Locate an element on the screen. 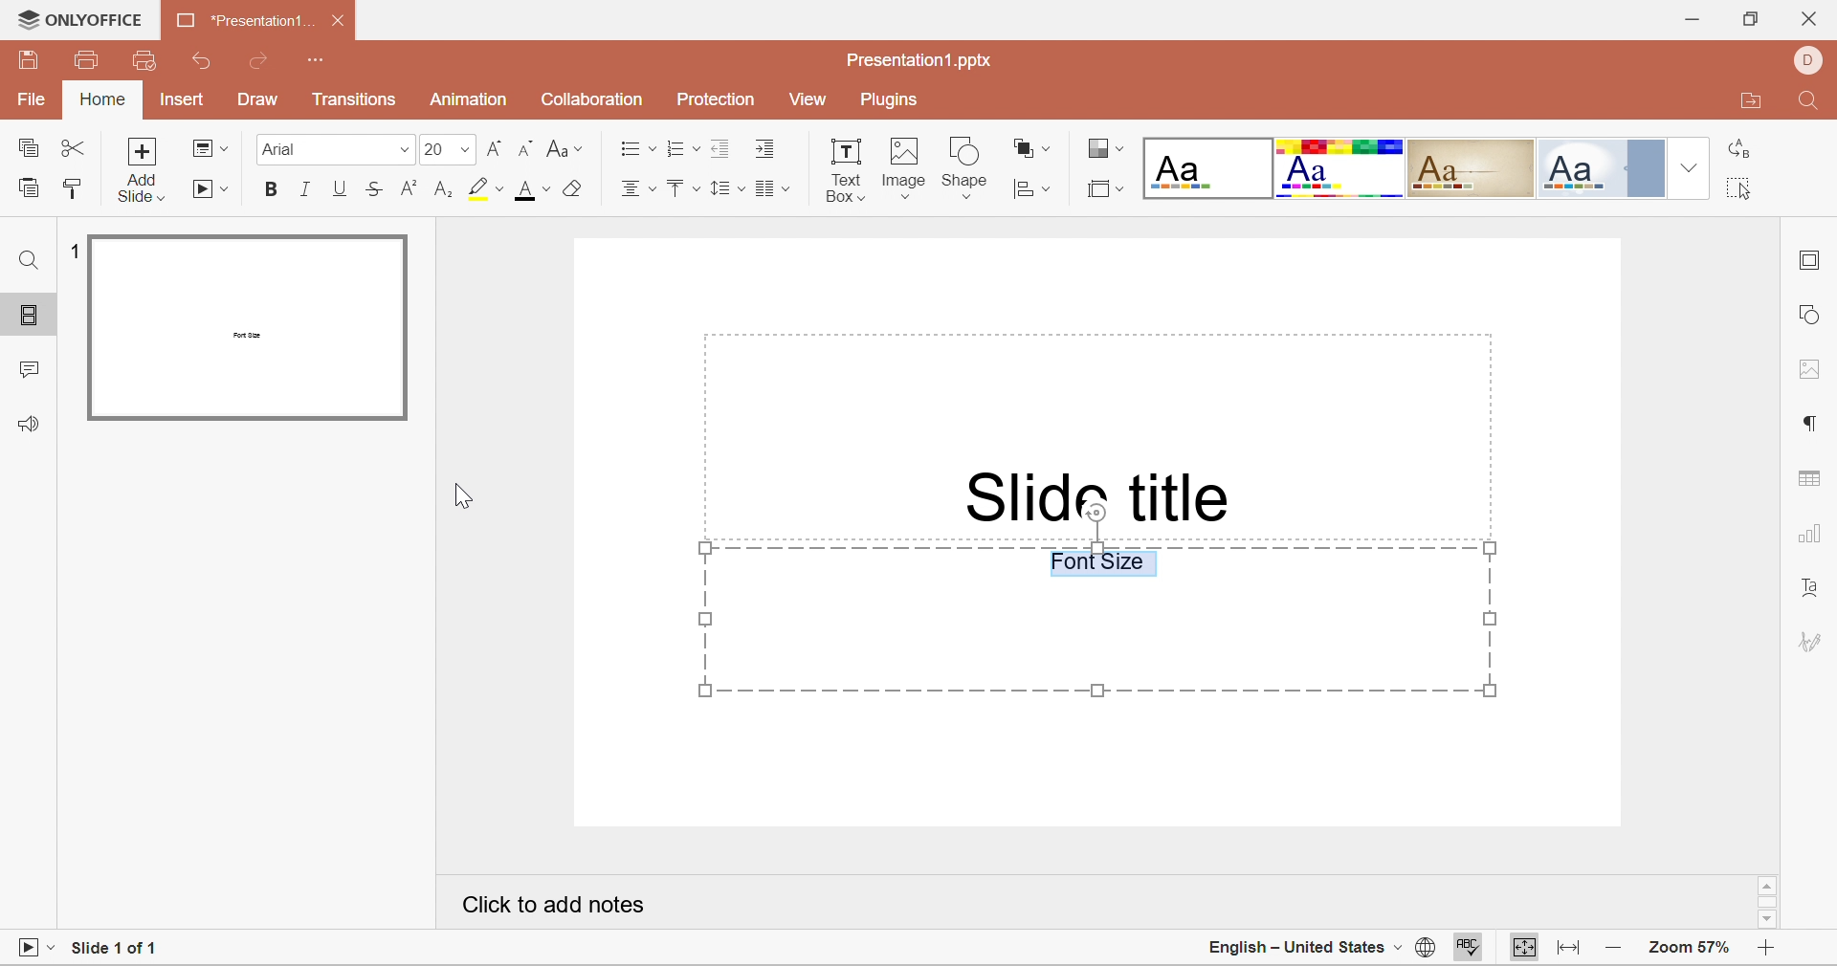 The width and height of the screenshot is (1837, 966). Transitions is located at coordinates (355, 103).